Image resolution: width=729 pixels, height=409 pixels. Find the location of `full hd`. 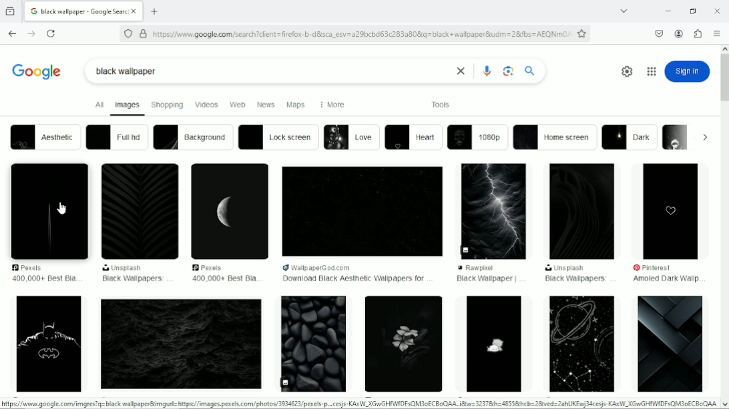

full hd is located at coordinates (116, 137).